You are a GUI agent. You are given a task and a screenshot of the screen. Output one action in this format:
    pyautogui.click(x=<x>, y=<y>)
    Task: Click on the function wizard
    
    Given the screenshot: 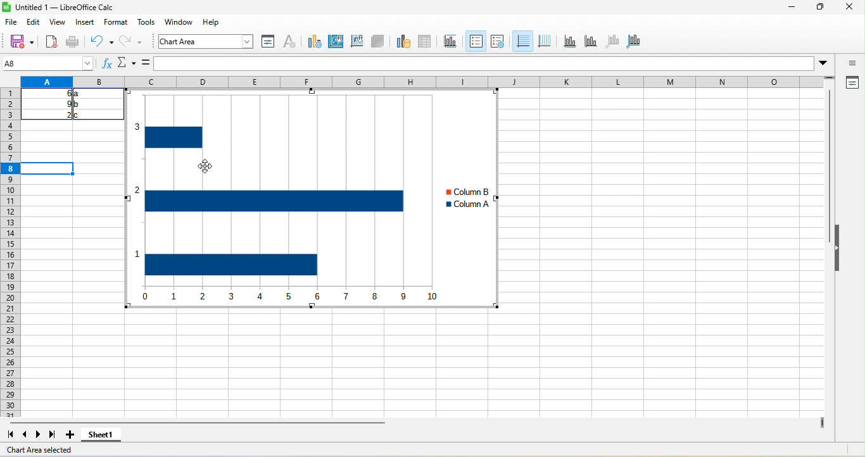 What is the action you would take?
    pyautogui.click(x=108, y=66)
    